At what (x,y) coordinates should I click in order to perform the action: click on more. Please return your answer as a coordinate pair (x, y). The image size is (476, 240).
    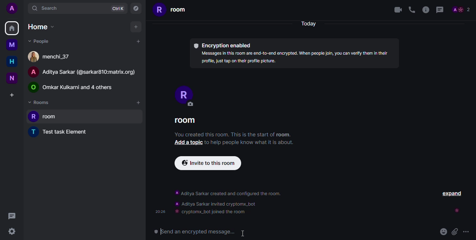
    Looking at the image, I should click on (468, 230).